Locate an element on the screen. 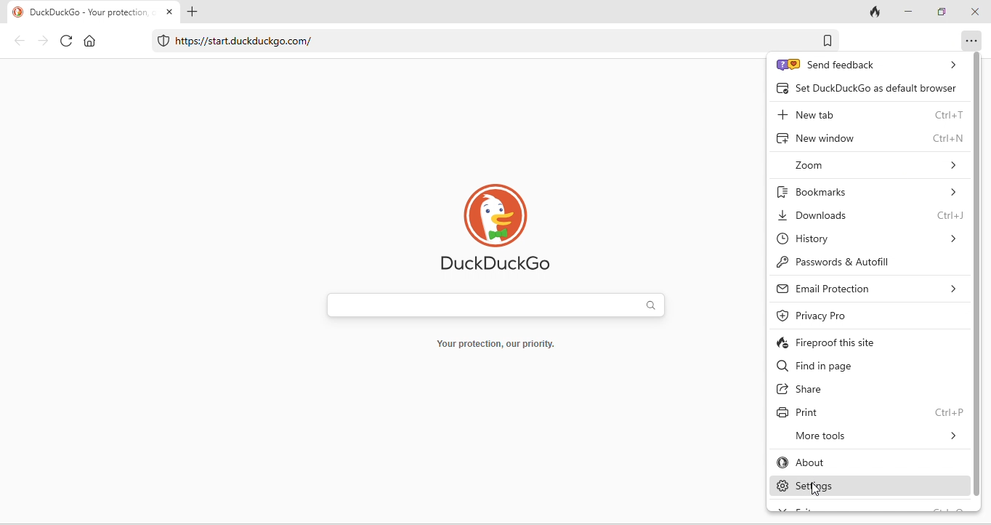  bookmarks is located at coordinates (871, 191).